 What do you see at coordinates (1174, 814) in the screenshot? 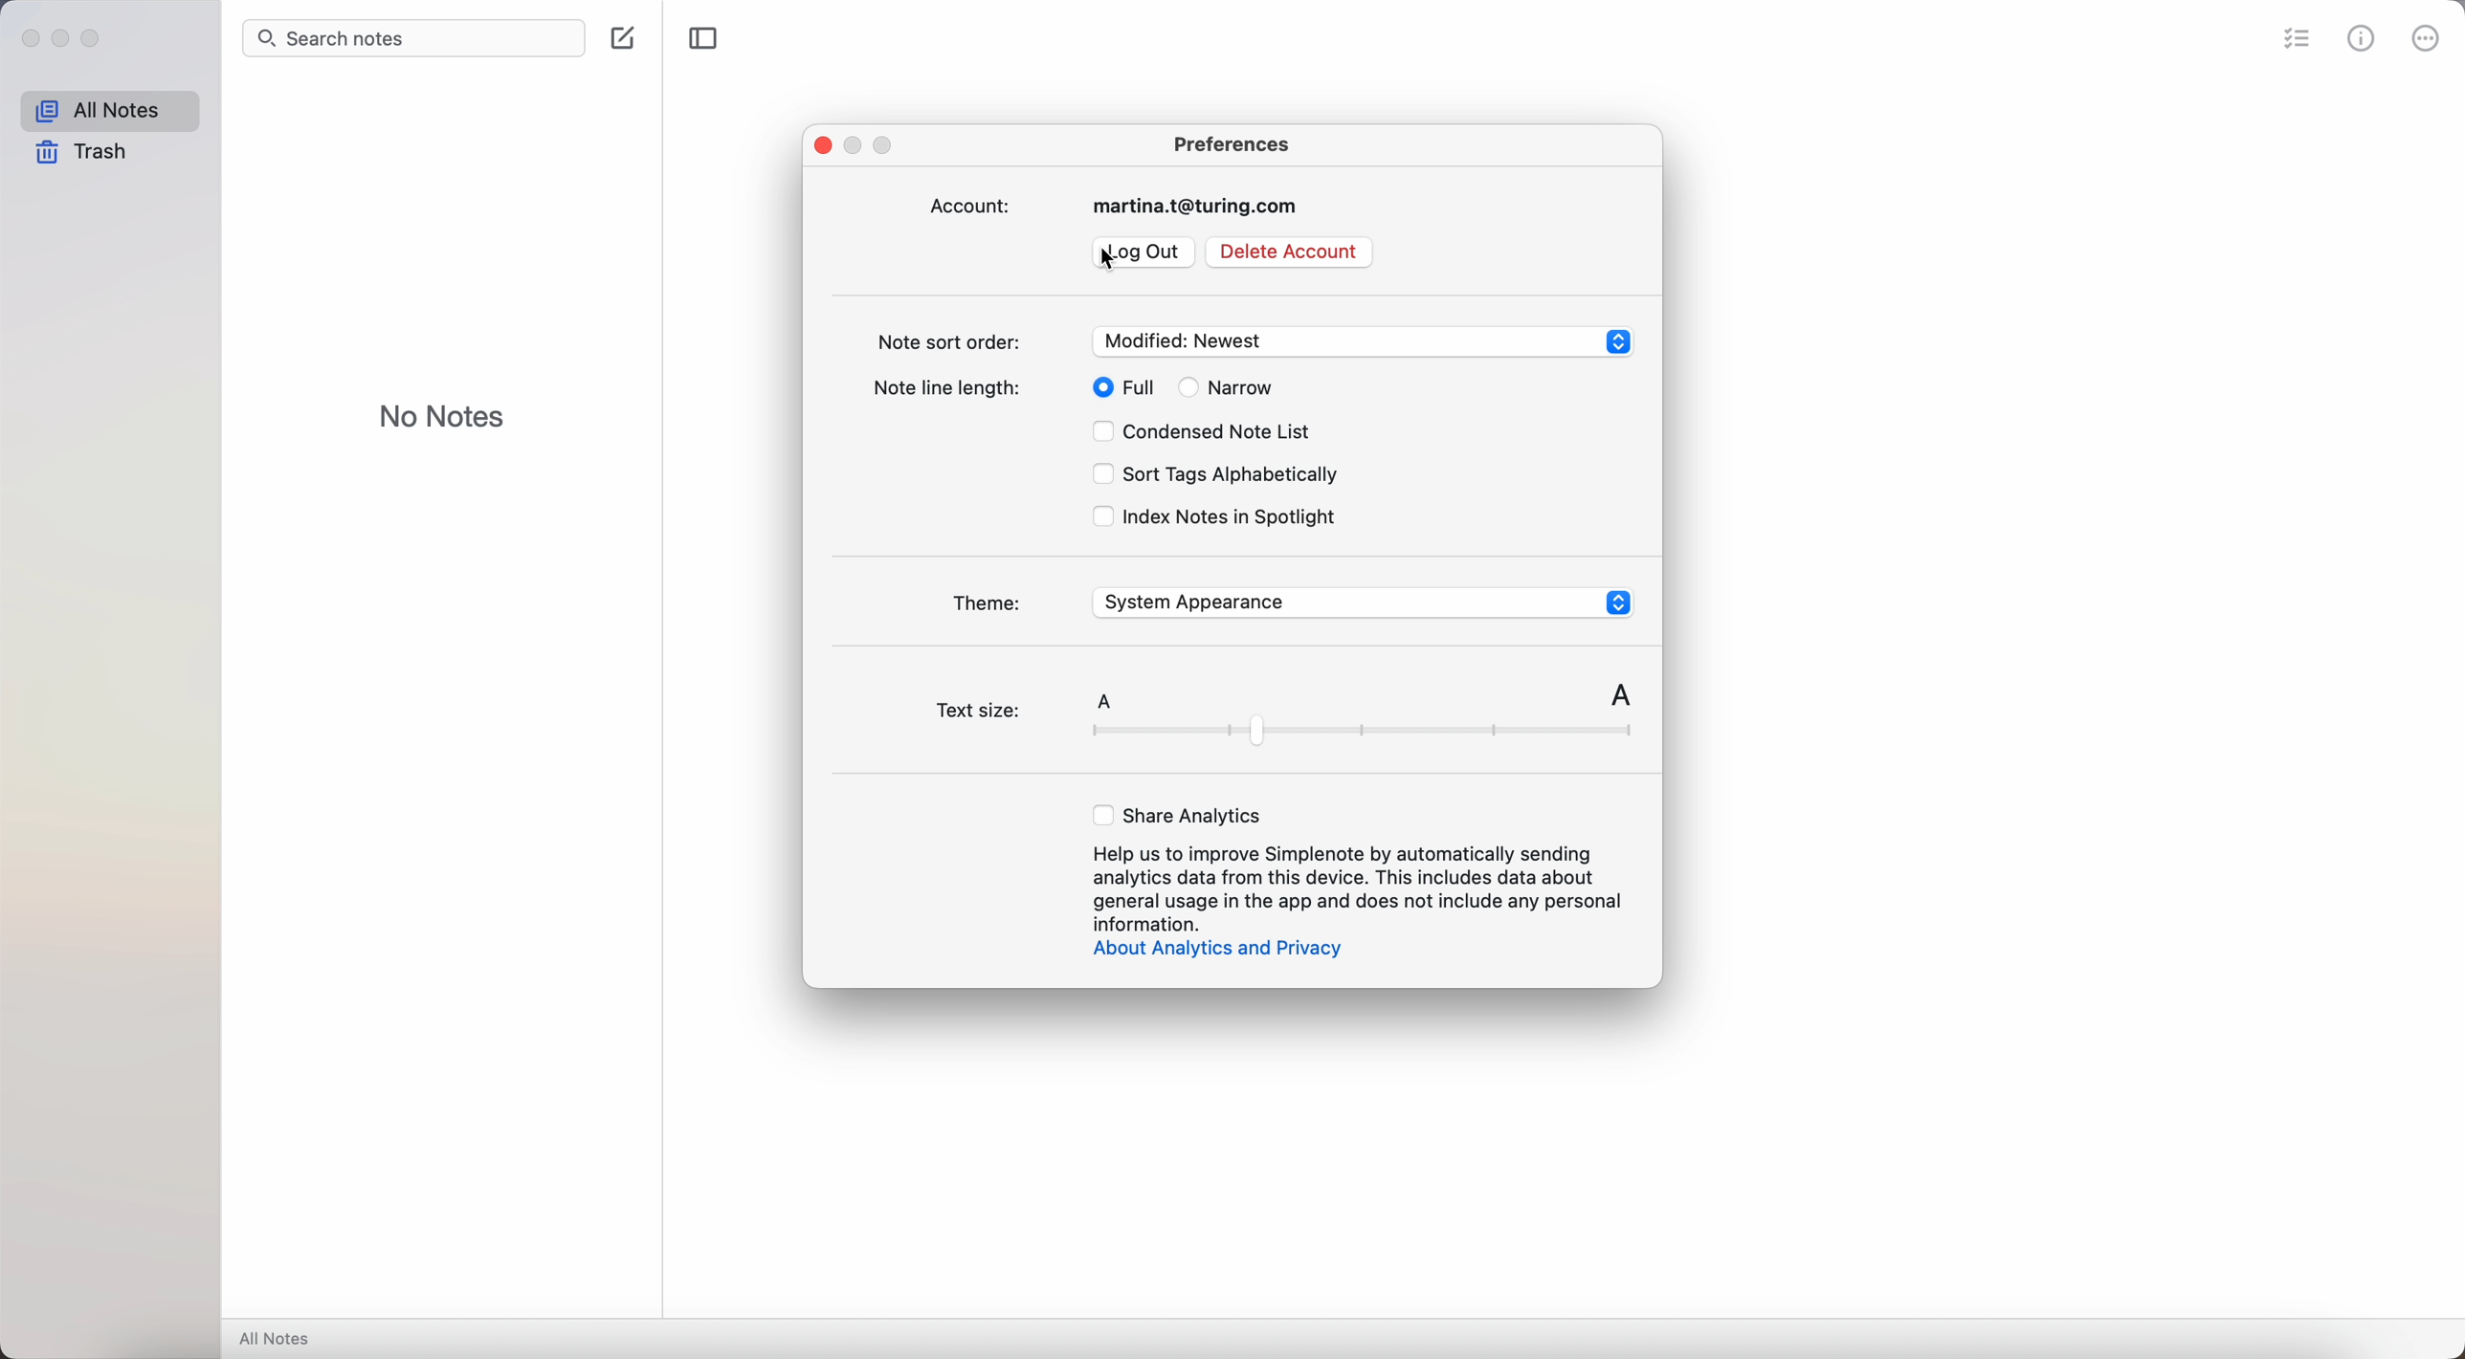
I see `share analytics` at bounding box center [1174, 814].